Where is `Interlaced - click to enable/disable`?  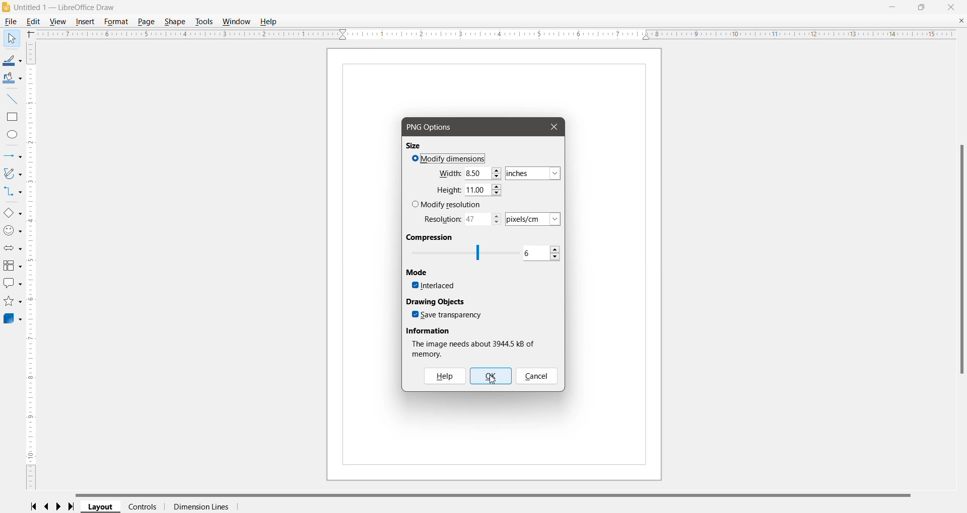 Interlaced - click to enable/disable is located at coordinates (434, 286).